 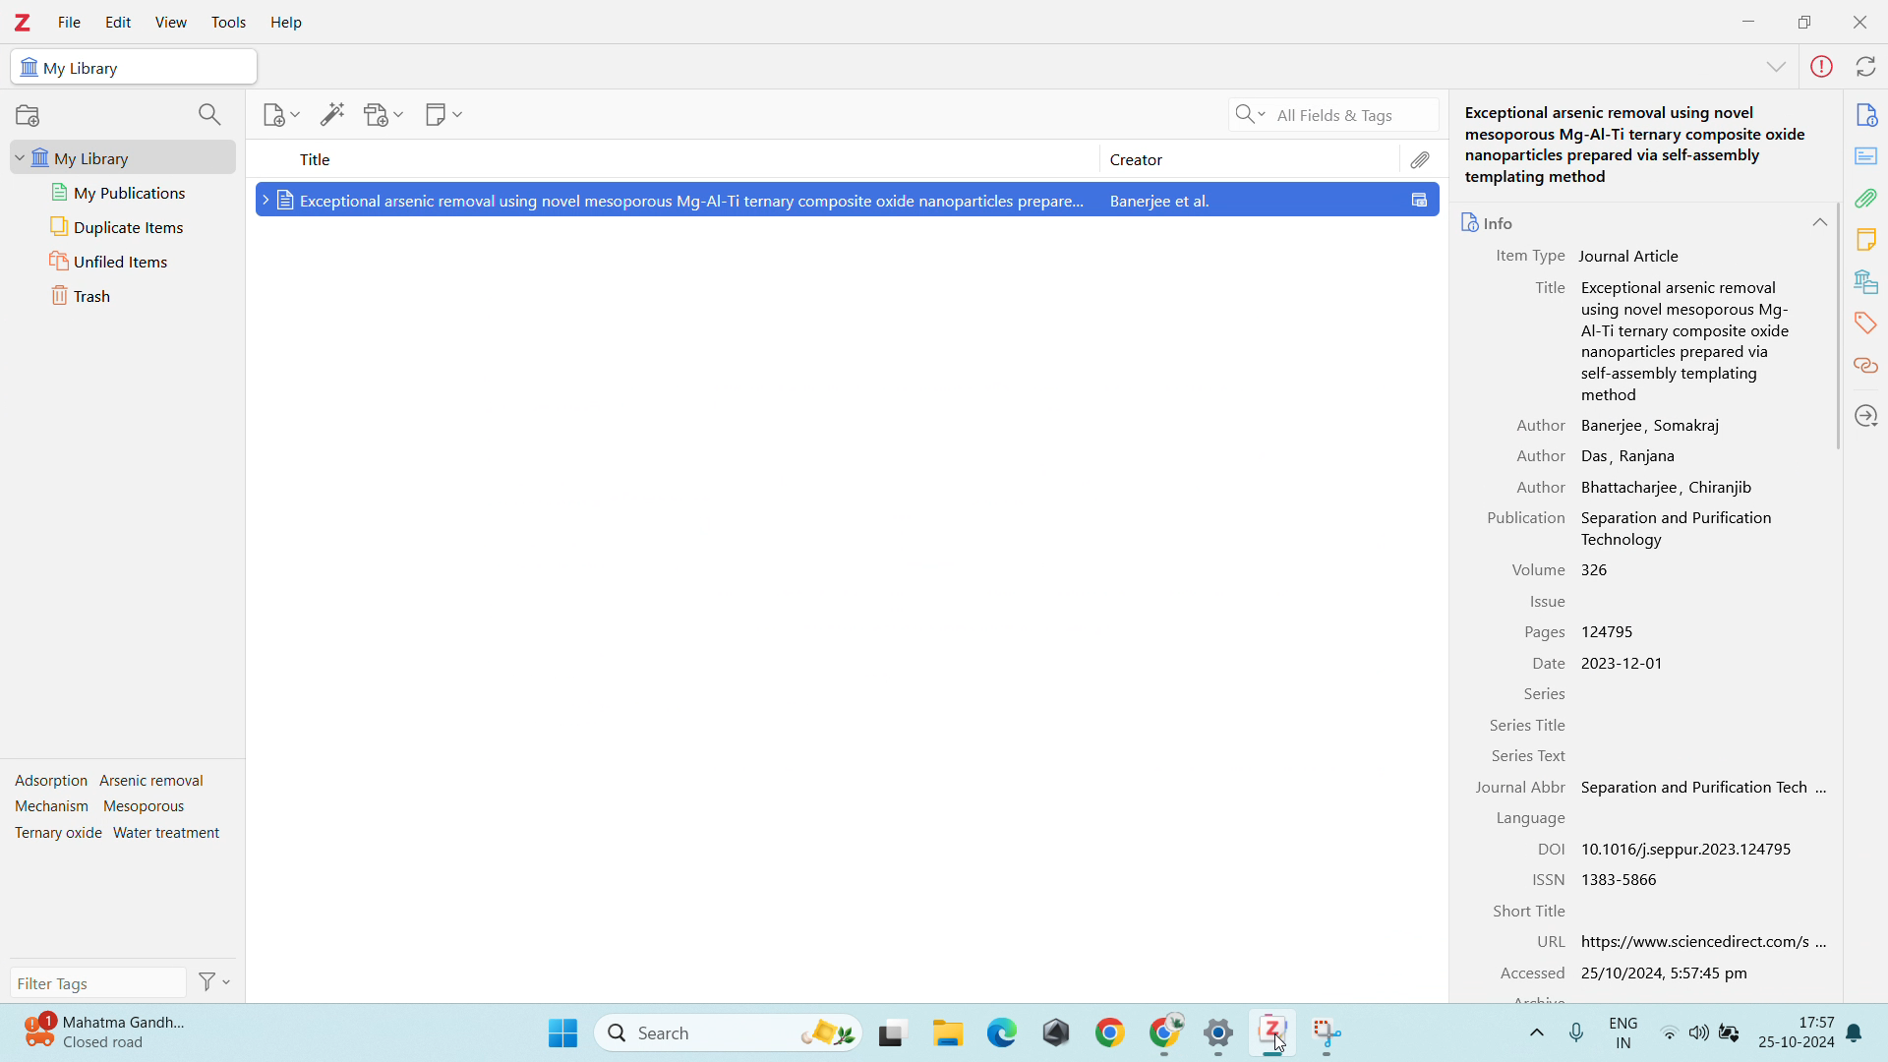 I want to click on edit, so click(x=118, y=23).